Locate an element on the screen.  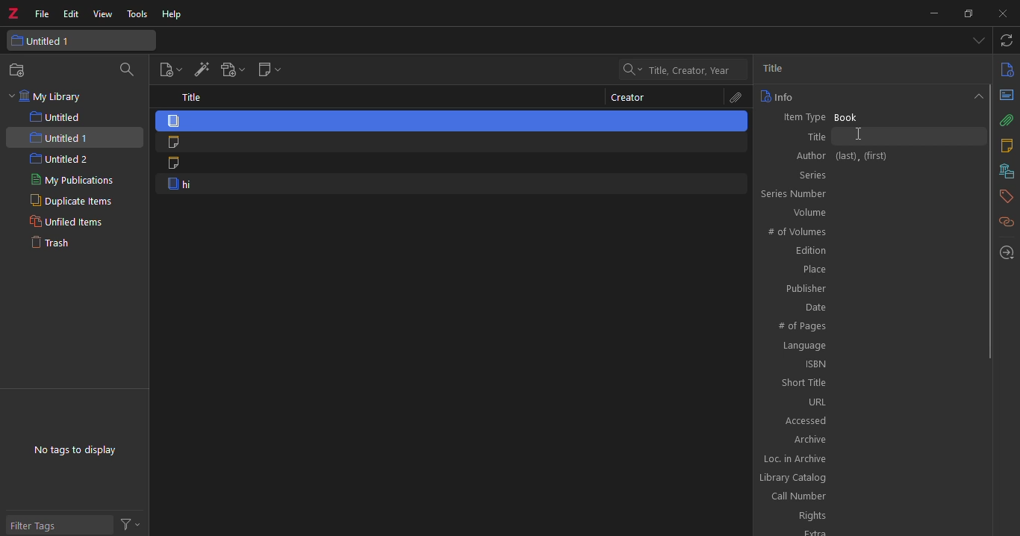
Short title is located at coordinates (871, 383).